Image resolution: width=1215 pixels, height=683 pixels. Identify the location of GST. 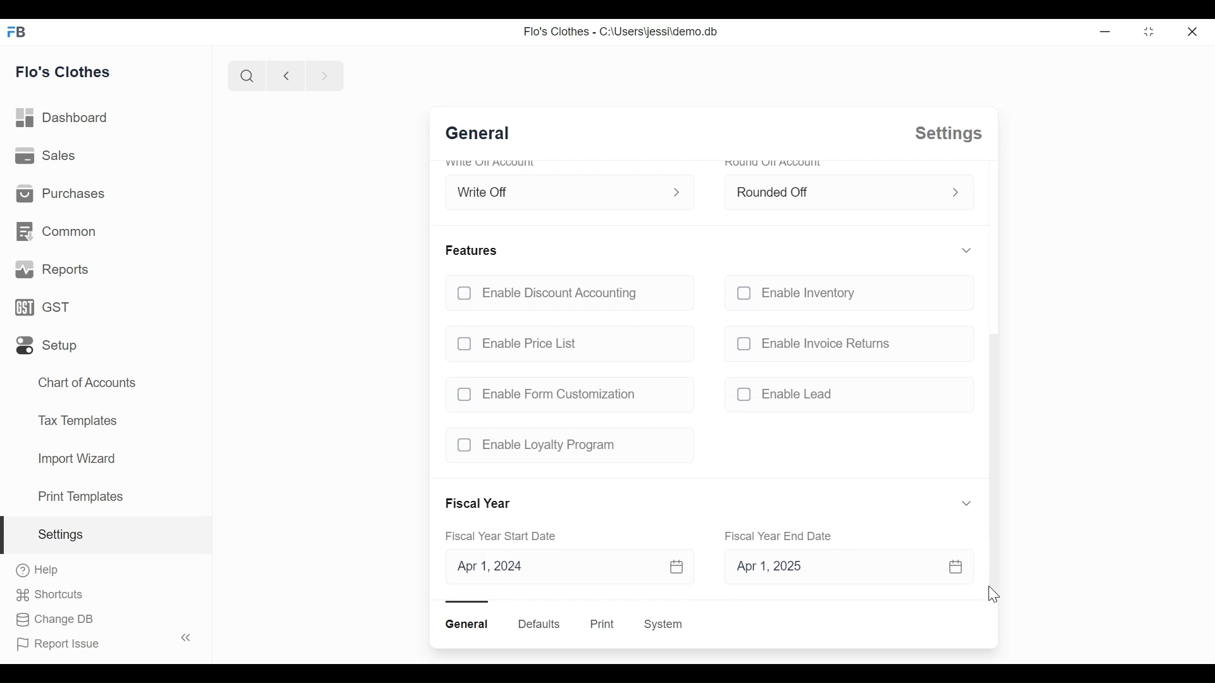
(47, 308).